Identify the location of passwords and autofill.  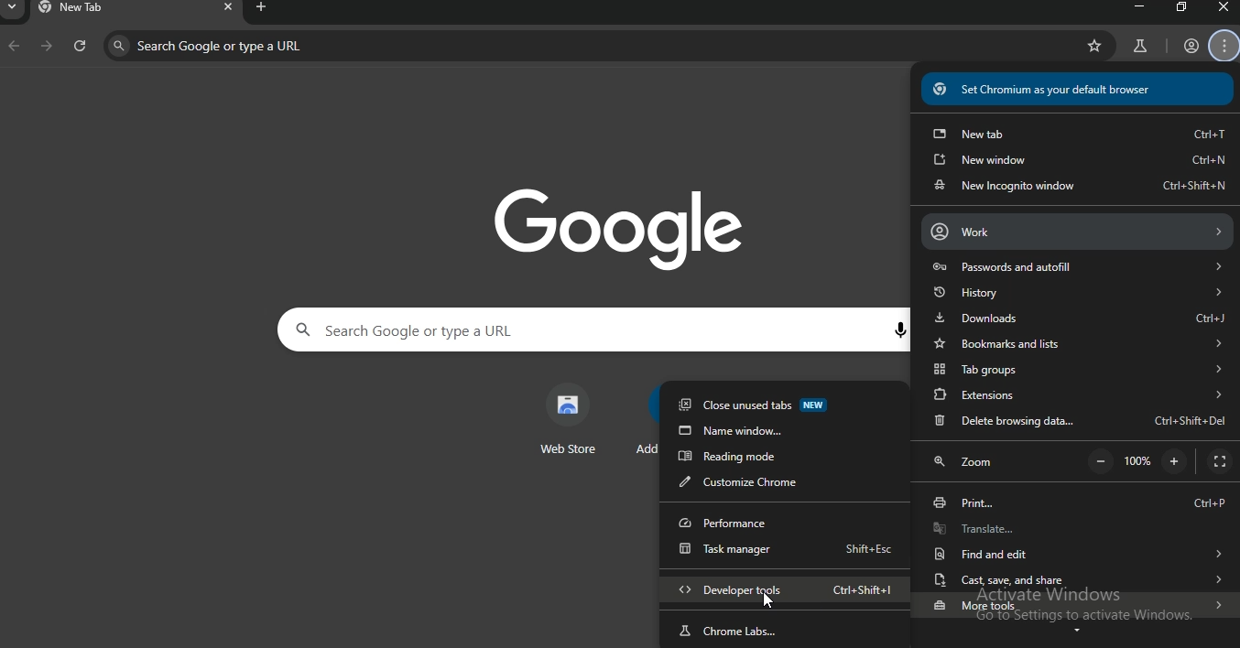
(1073, 268).